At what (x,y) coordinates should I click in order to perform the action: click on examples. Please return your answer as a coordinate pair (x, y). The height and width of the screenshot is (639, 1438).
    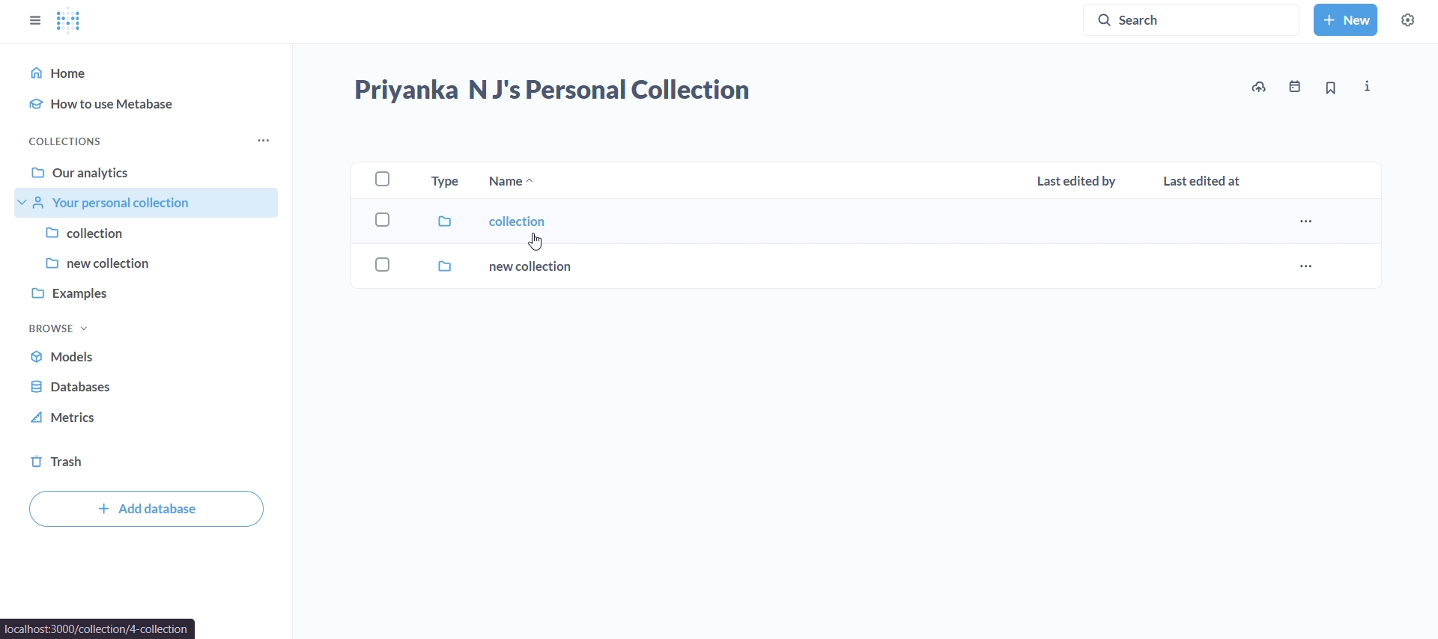
    Looking at the image, I should click on (146, 290).